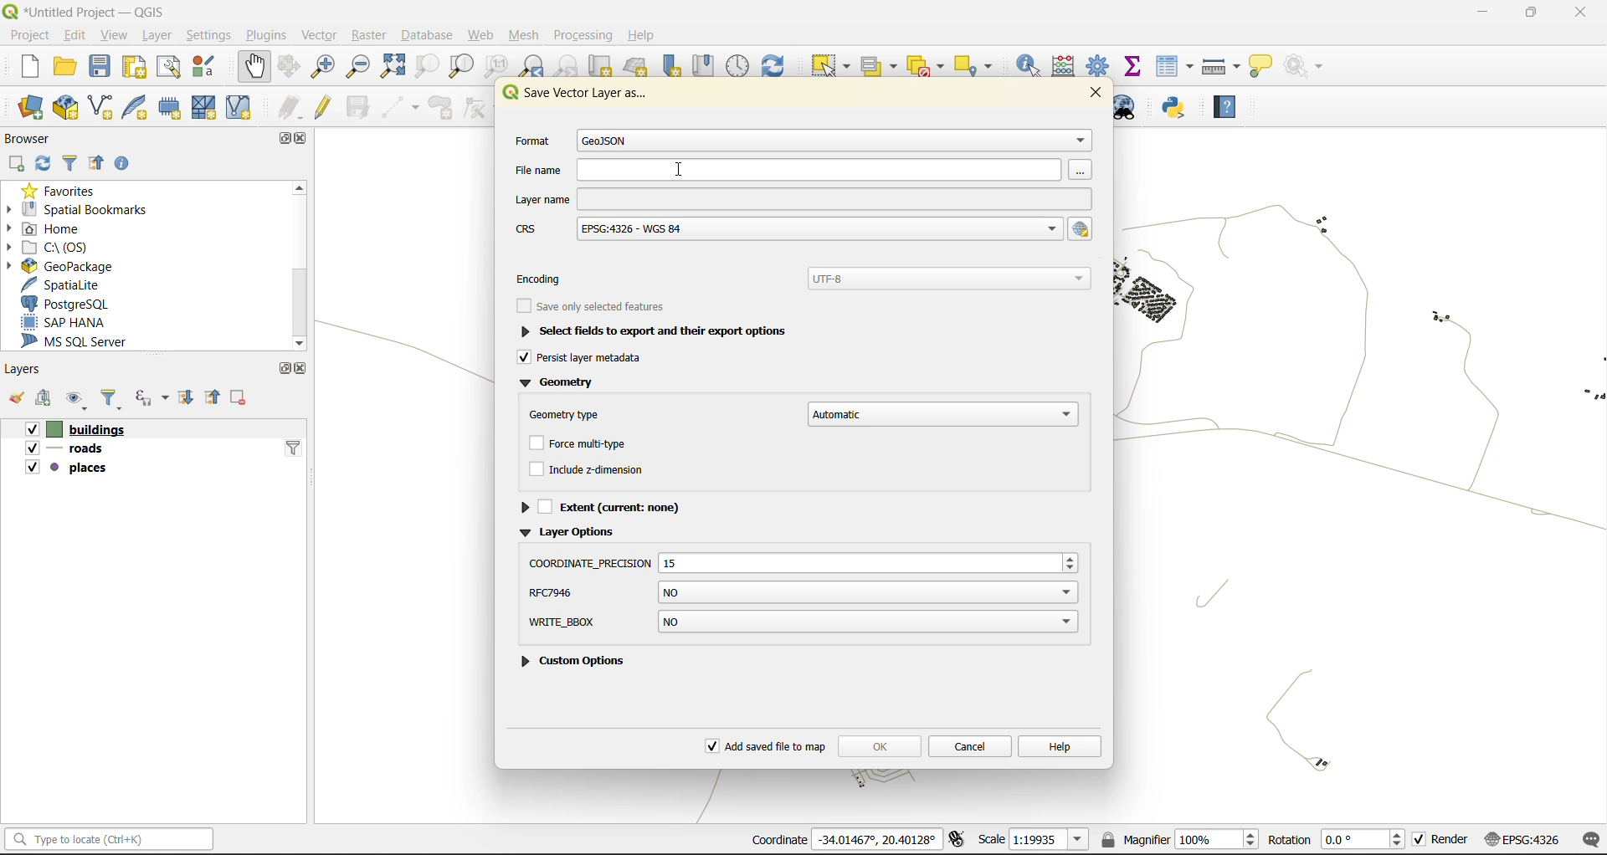  I want to click on zoom selection, so click(423, 66).